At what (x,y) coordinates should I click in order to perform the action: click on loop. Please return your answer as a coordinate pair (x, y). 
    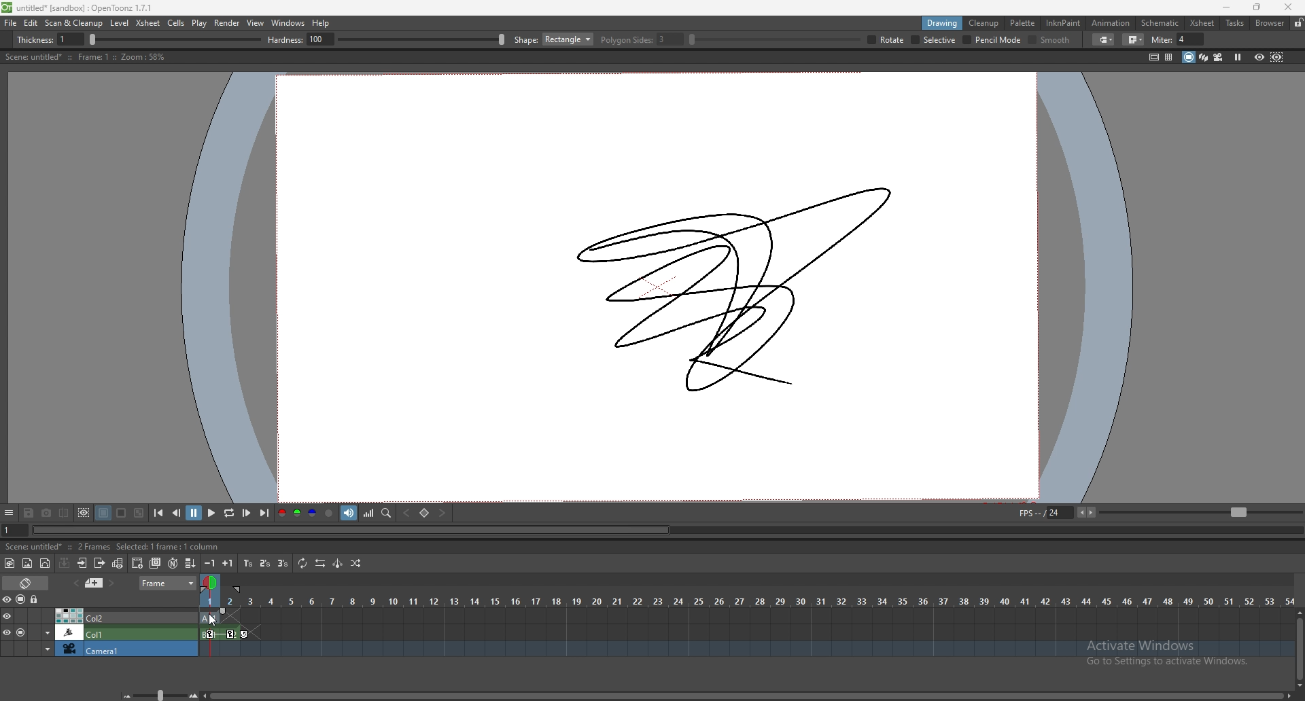
    Looking at the image, I should click on (228, 514).